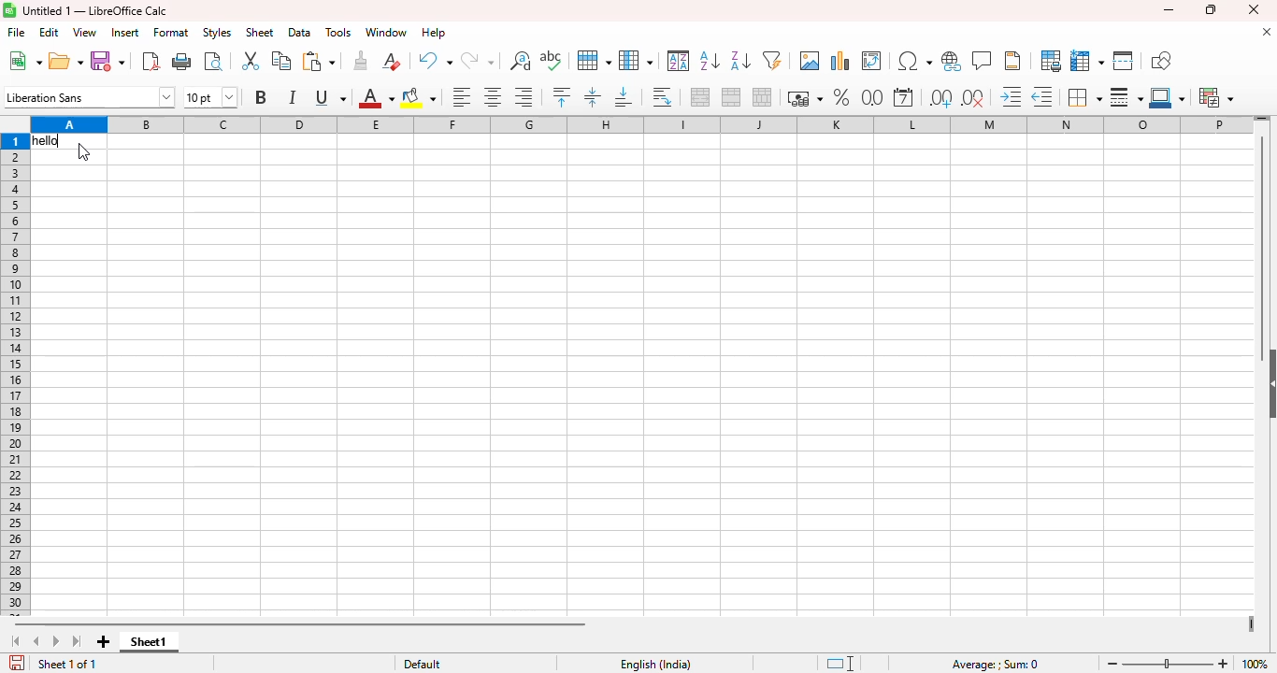  Describe the element at coordinates (1209, 10) in the screenshot. I see `maximize` at that location.